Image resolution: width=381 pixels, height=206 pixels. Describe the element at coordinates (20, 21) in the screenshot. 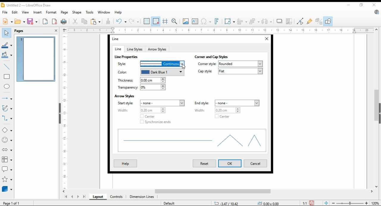

I see `open` at that location.